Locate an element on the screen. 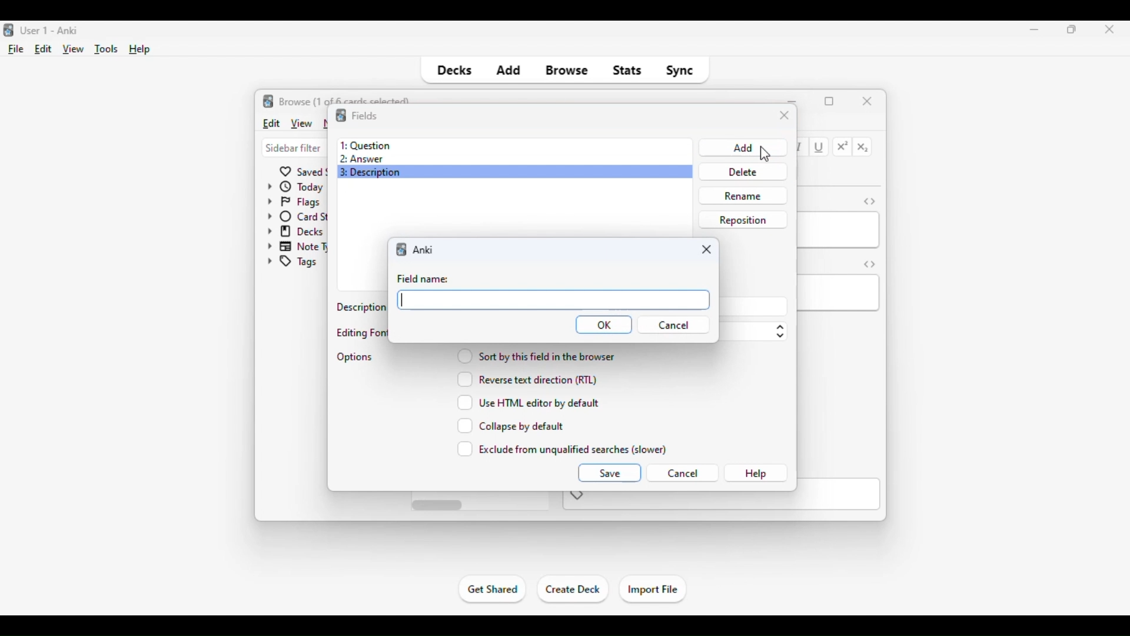 The width and height of the screenshot is (1130, 636). stats is located at coordinates (627, 71).